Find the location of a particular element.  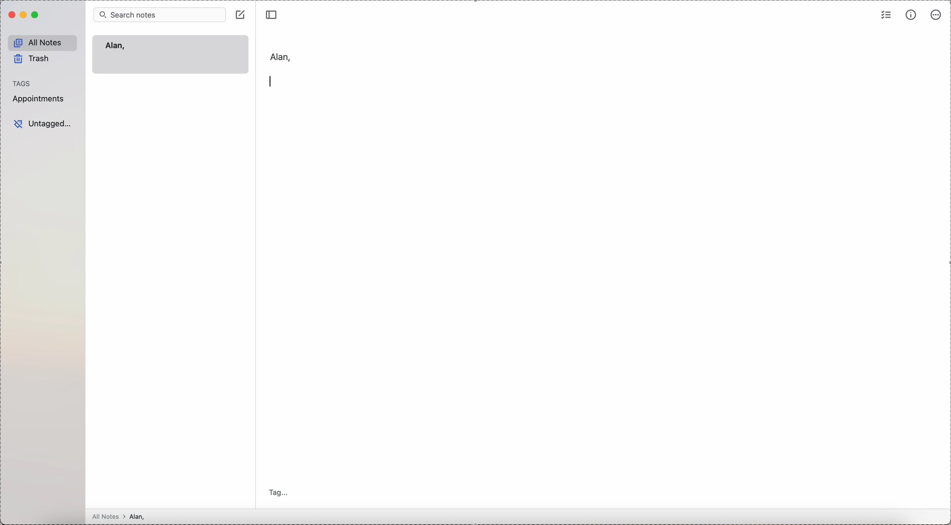

create note is located at coordinates (241, 14).